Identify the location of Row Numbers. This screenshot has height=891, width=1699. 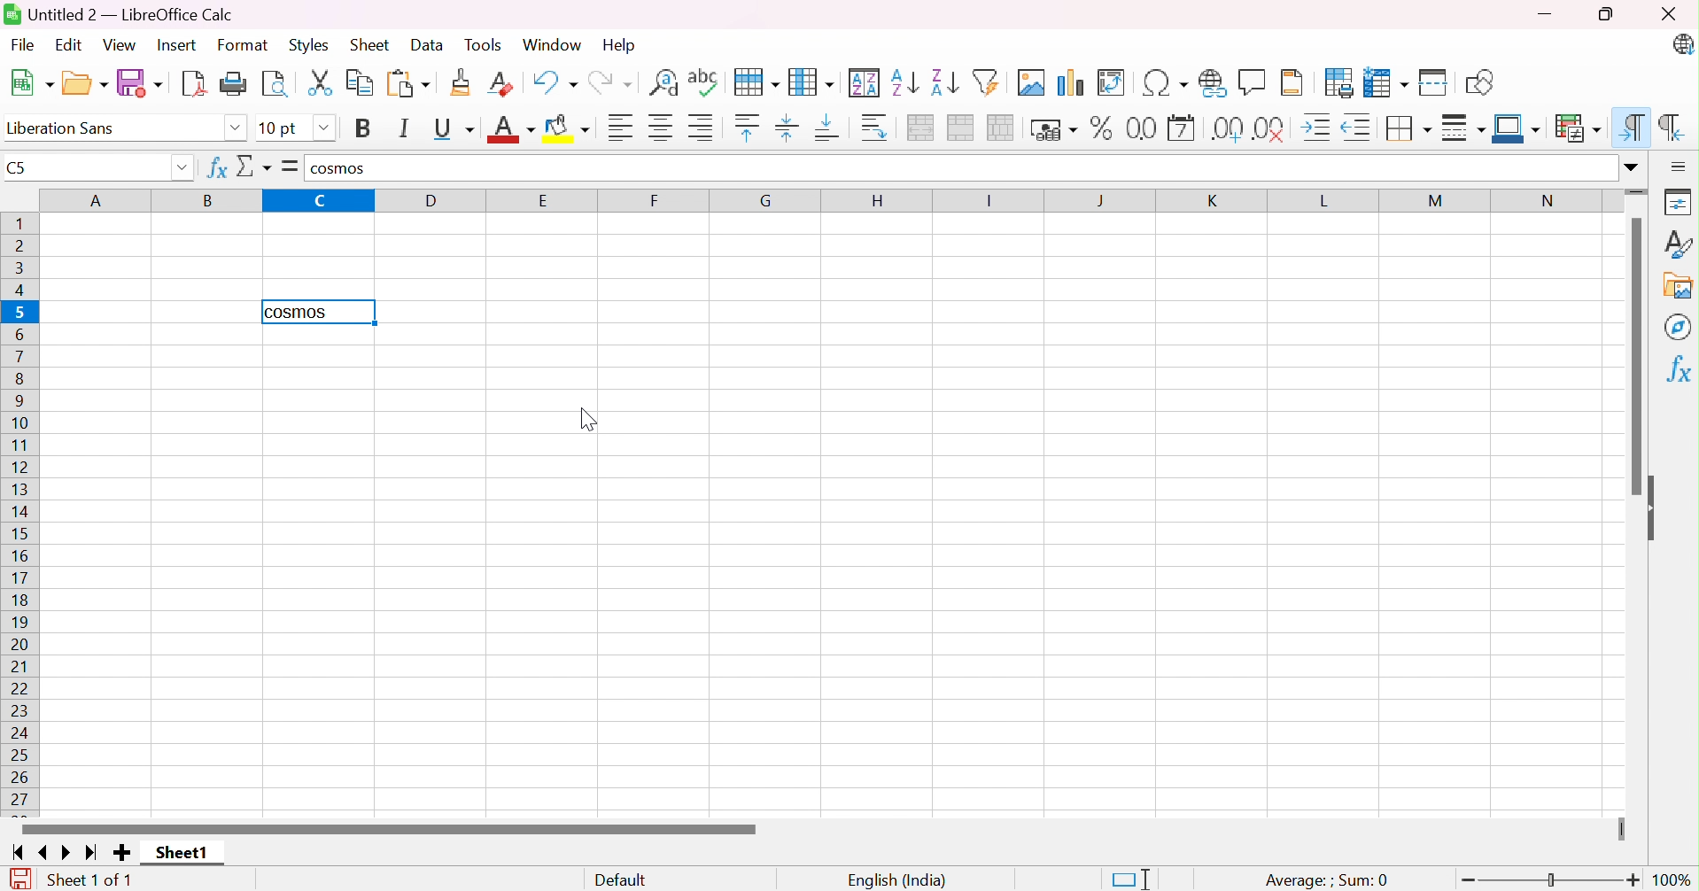
(23, 512).